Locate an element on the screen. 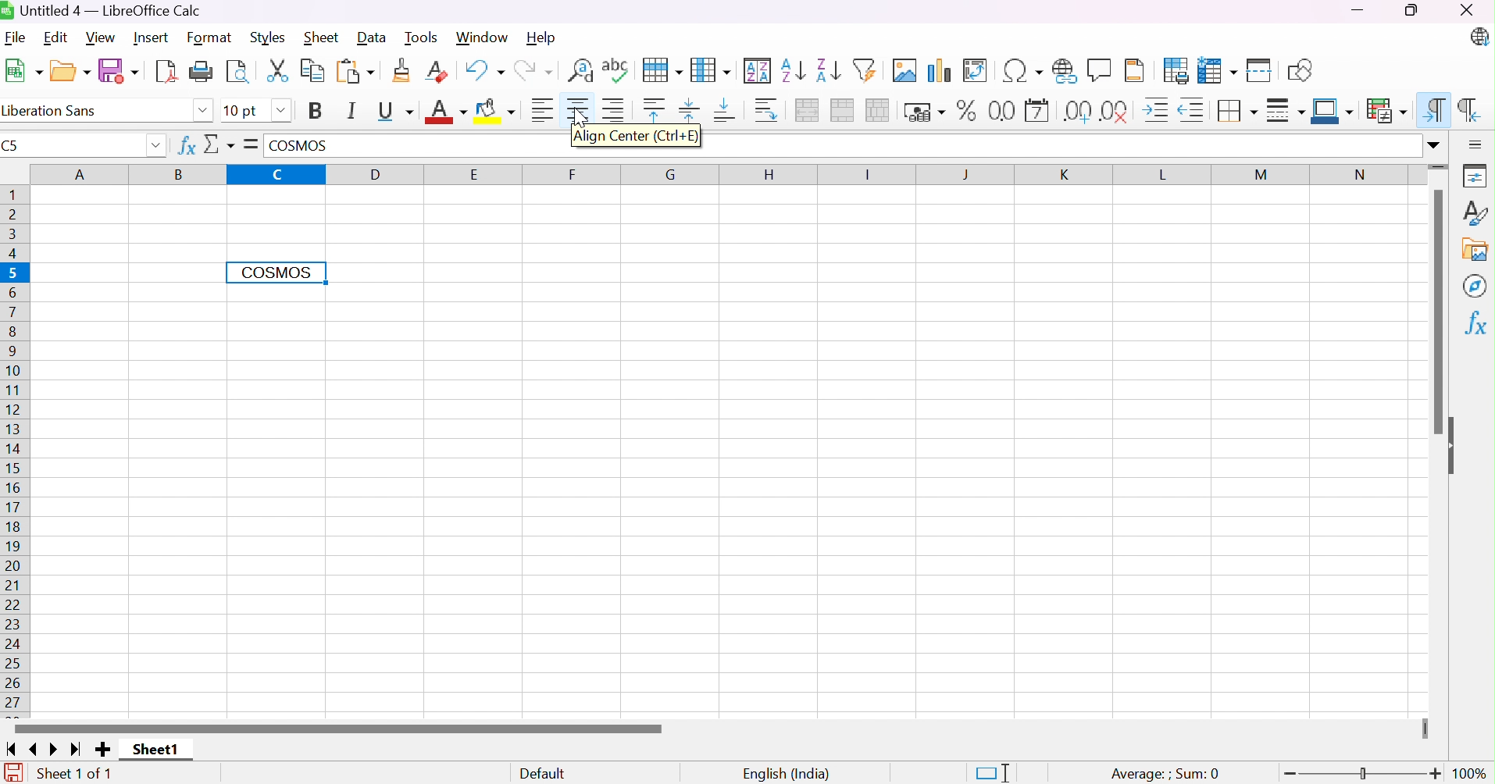 This screenshot has height=784, width=1495. Row Number is located at coordinates (13, 451).